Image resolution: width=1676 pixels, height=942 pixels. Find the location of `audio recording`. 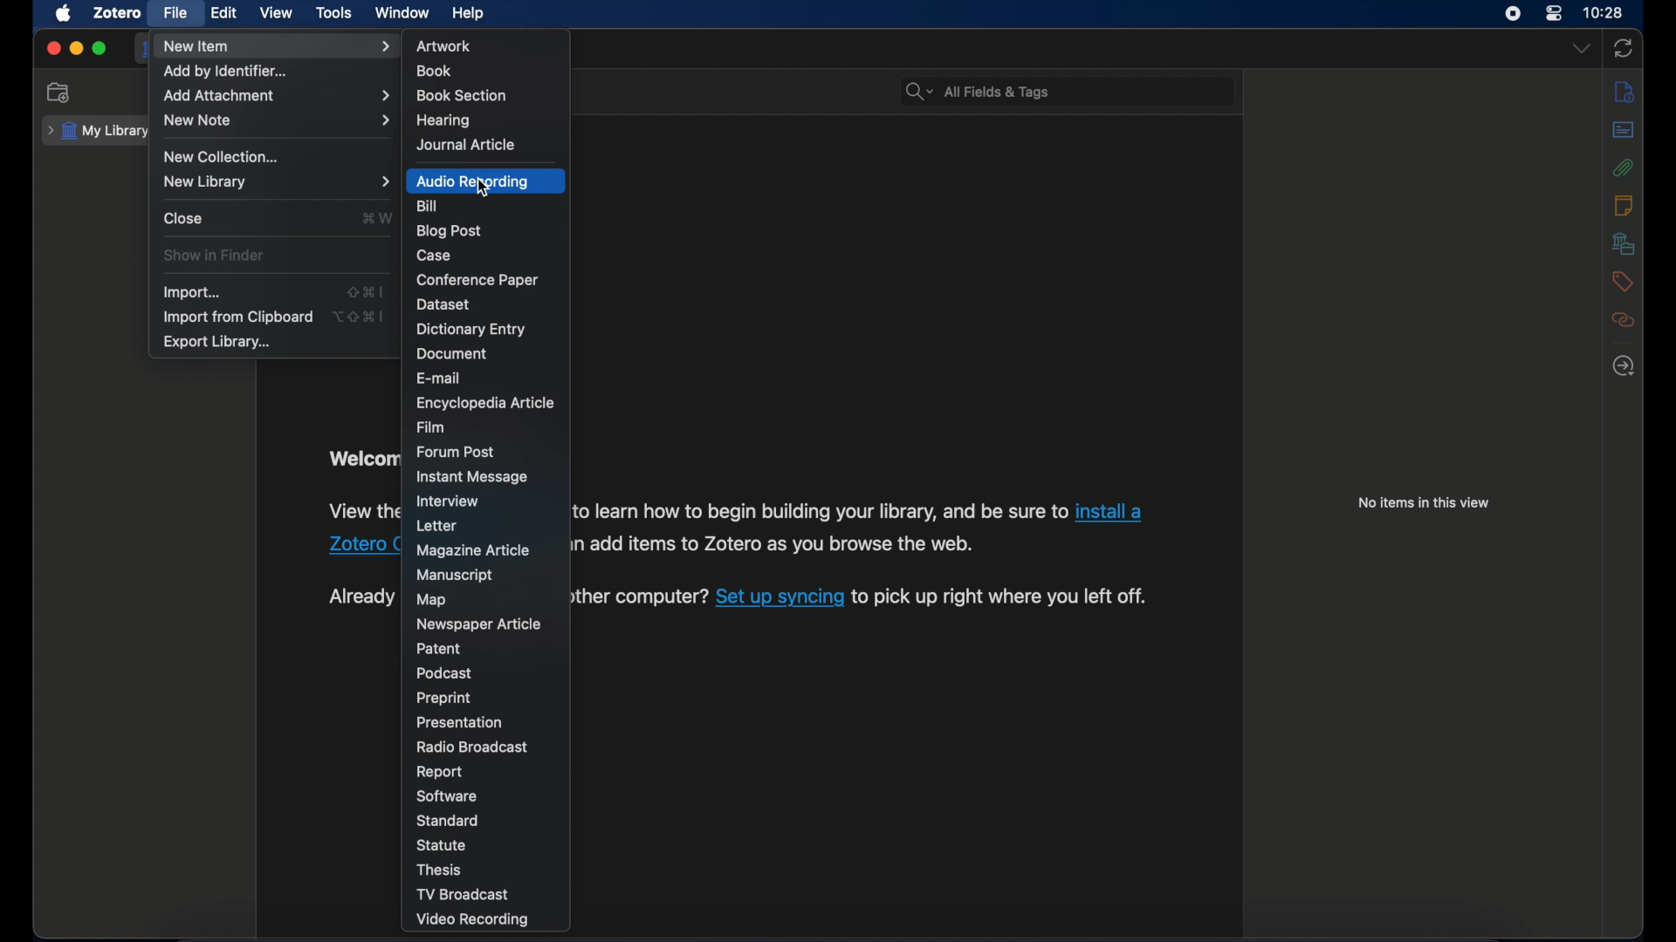

audio recording is located at coordinates (475, 181).